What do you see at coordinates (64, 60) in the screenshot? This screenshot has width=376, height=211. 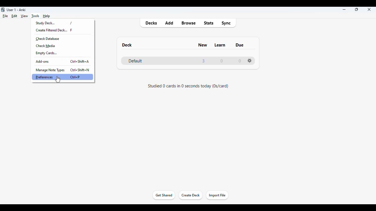 I see `Add-ons Ctrl+Shift+A` at bounding box center [64, 60].